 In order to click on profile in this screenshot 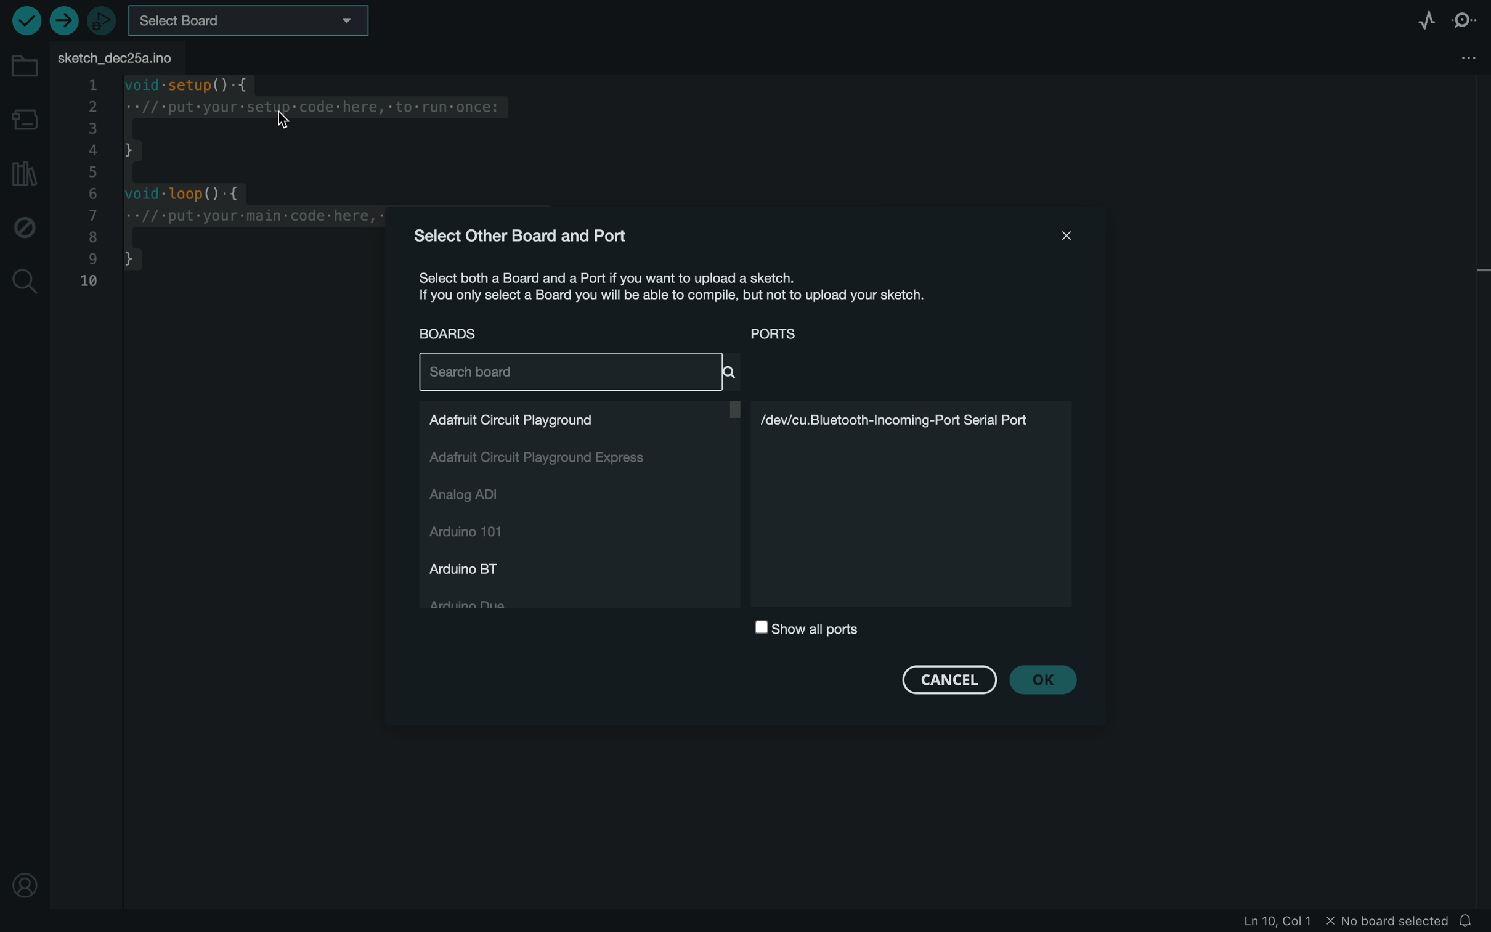, I will do `click(23, 888)`.